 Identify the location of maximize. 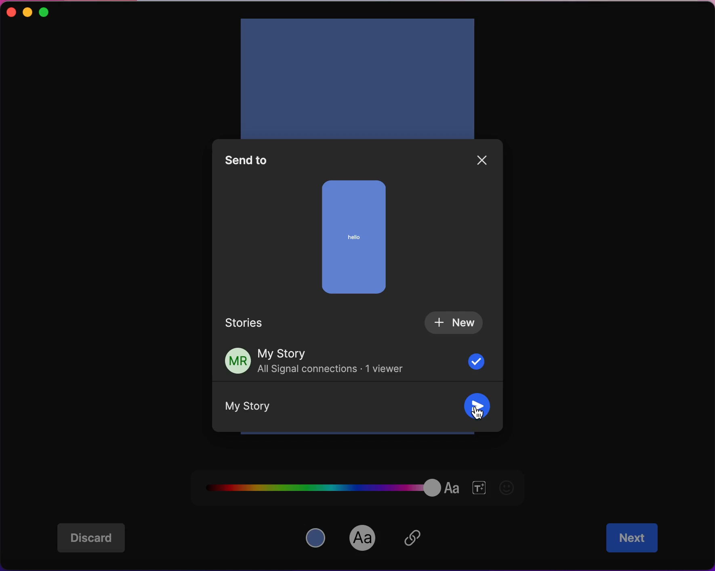
(53, 11).